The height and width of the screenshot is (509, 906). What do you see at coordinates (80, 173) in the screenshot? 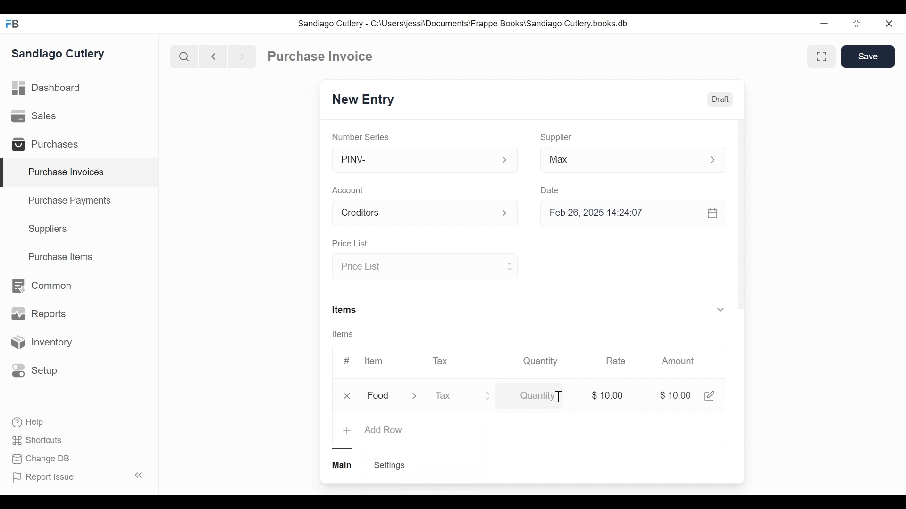
I see `Purchase Invoices` at bounding box center [80, 173].